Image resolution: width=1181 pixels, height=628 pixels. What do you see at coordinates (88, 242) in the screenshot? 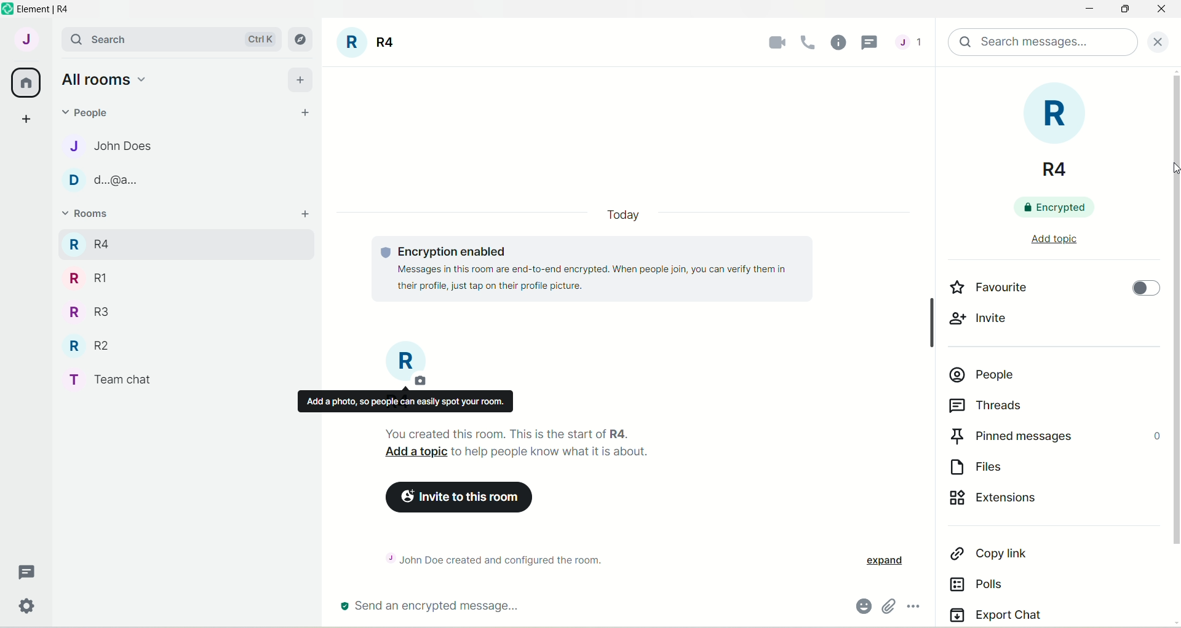
I see `R R4` at bounding box center [88, 242].